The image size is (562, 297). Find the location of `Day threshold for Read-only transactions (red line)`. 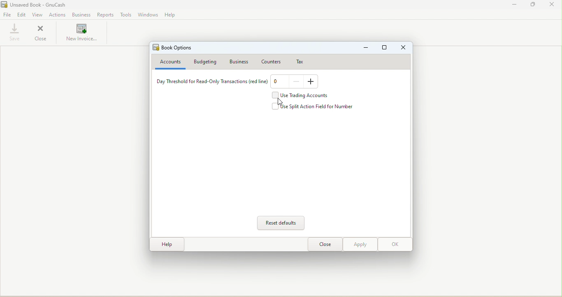

Day threshold for Read-only transactions (red line) is located at coordinates (210, 83).